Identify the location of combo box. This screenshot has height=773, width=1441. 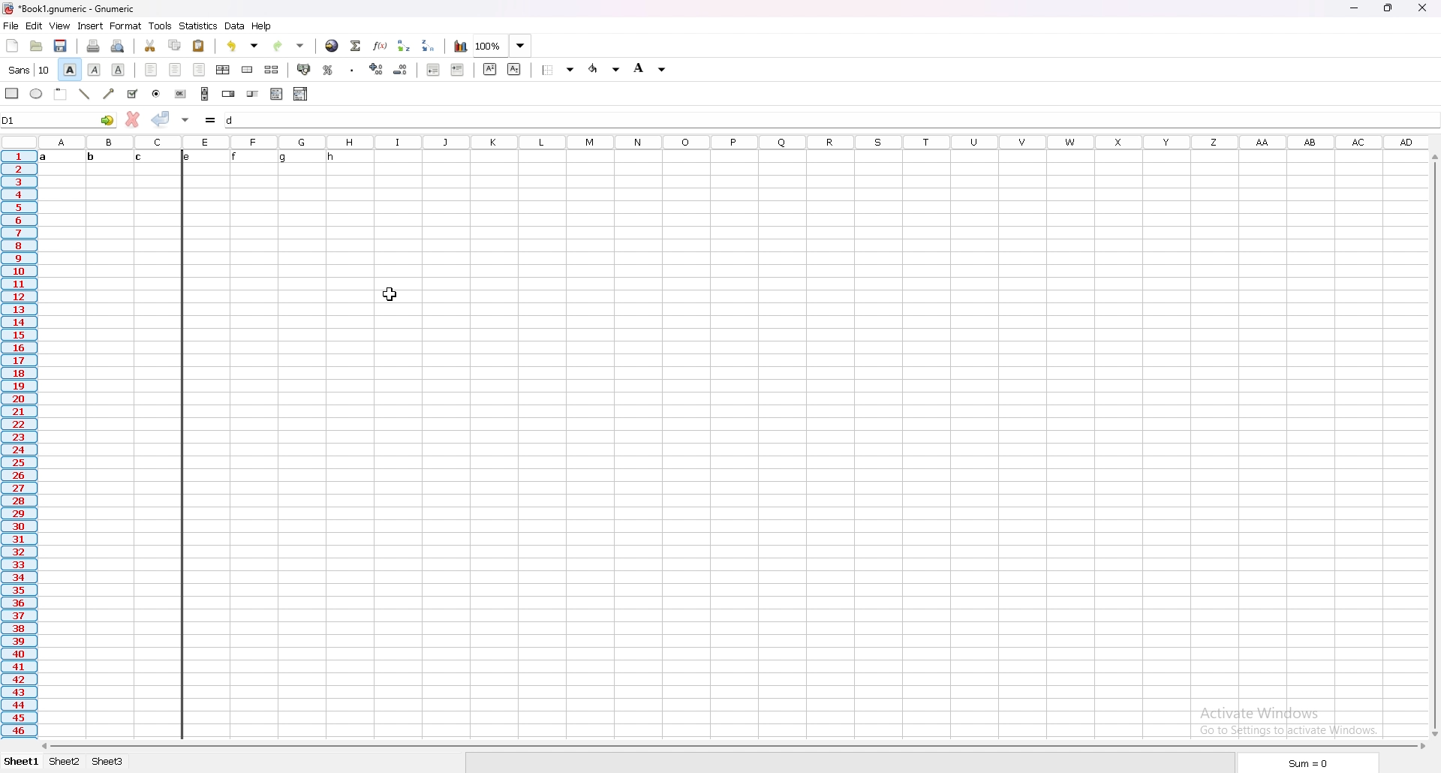
(302, 94).